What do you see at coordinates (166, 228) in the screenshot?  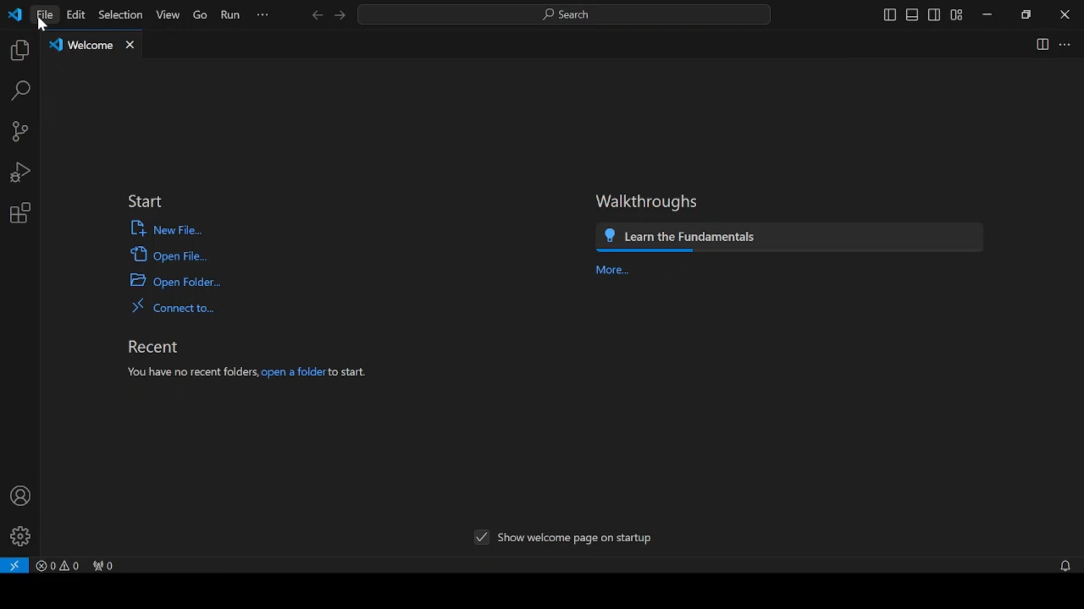 I see `new file` at bounding box center [166, 228].